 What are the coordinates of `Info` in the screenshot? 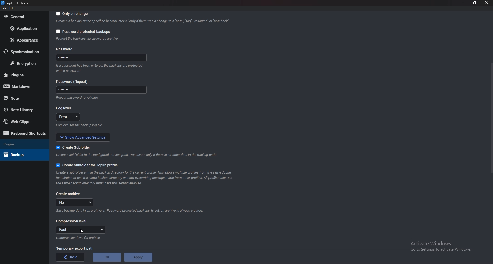 It's located at (132, 210).